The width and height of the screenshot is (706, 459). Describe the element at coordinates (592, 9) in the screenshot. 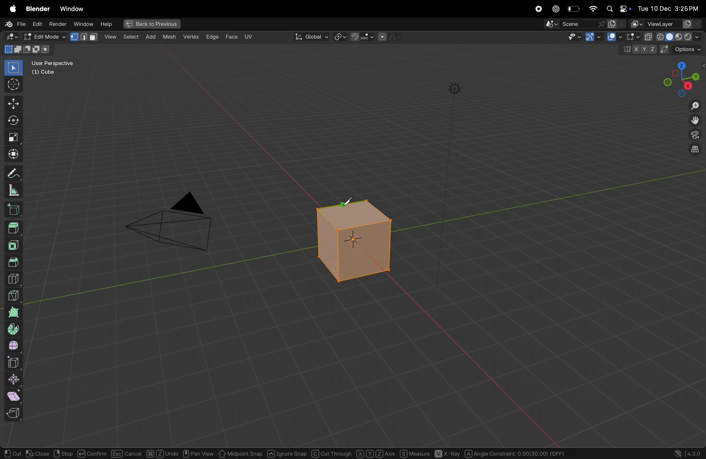

I see `Wifi` at that location.